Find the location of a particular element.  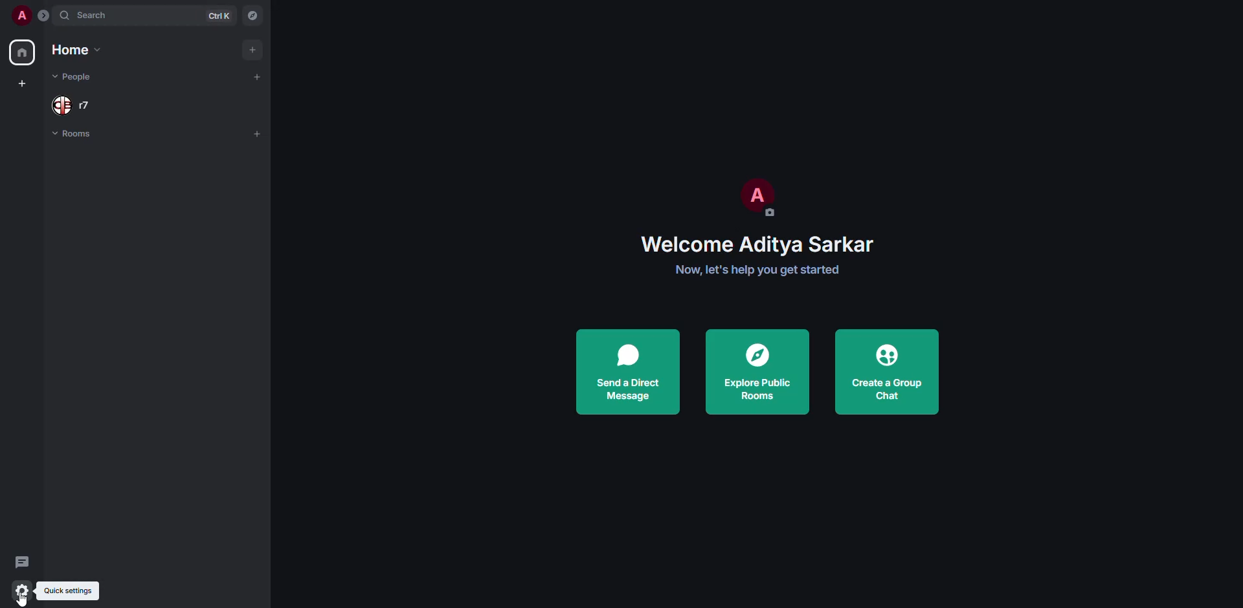

home is located at coordinates (23, 51).